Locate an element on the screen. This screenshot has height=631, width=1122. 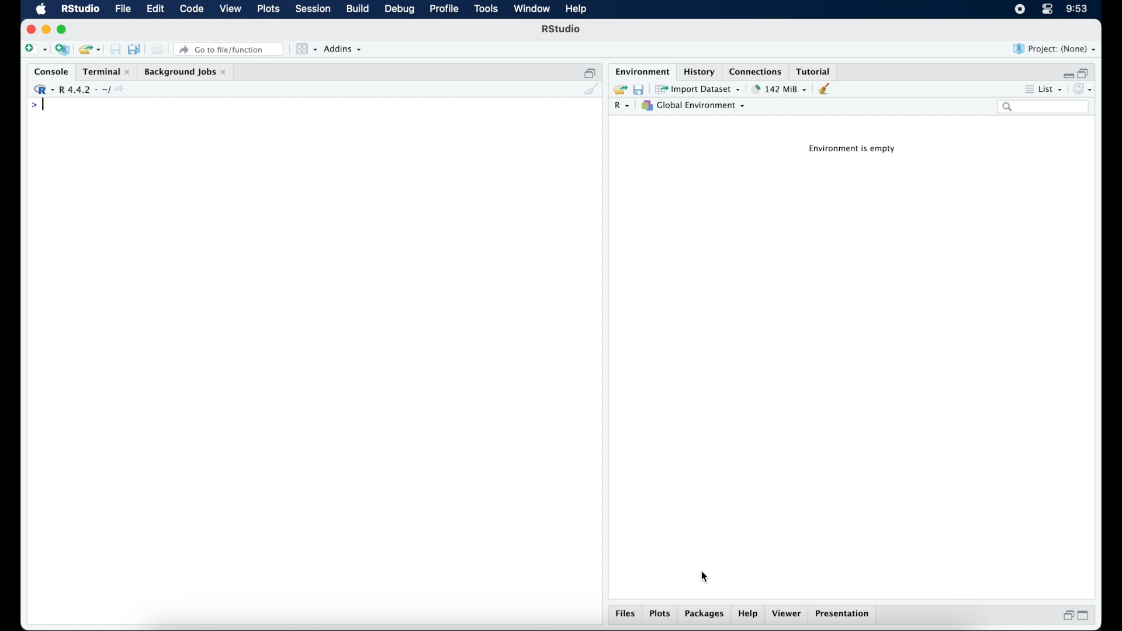
create a project is located at coordinates (63, 50).